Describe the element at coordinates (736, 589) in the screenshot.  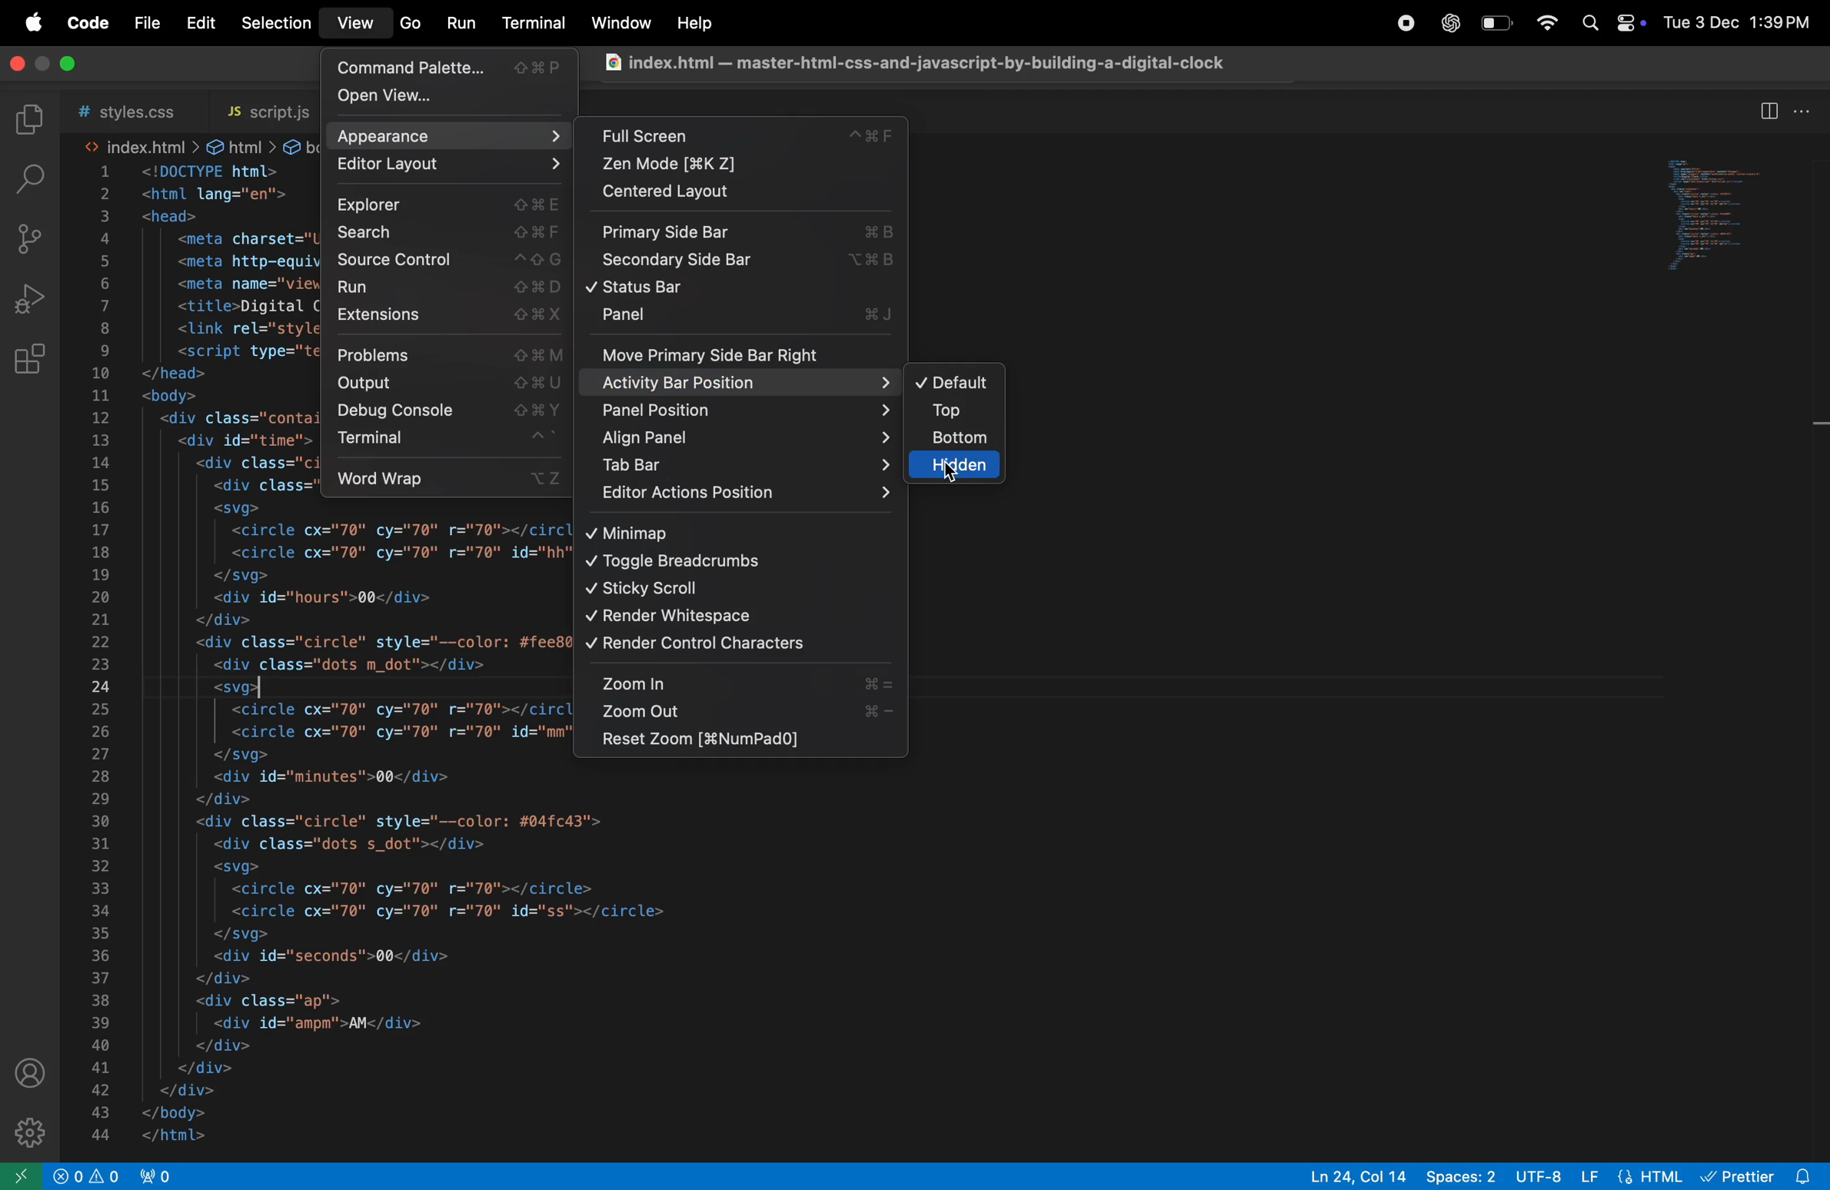
I see `sticky scrool` at that location.